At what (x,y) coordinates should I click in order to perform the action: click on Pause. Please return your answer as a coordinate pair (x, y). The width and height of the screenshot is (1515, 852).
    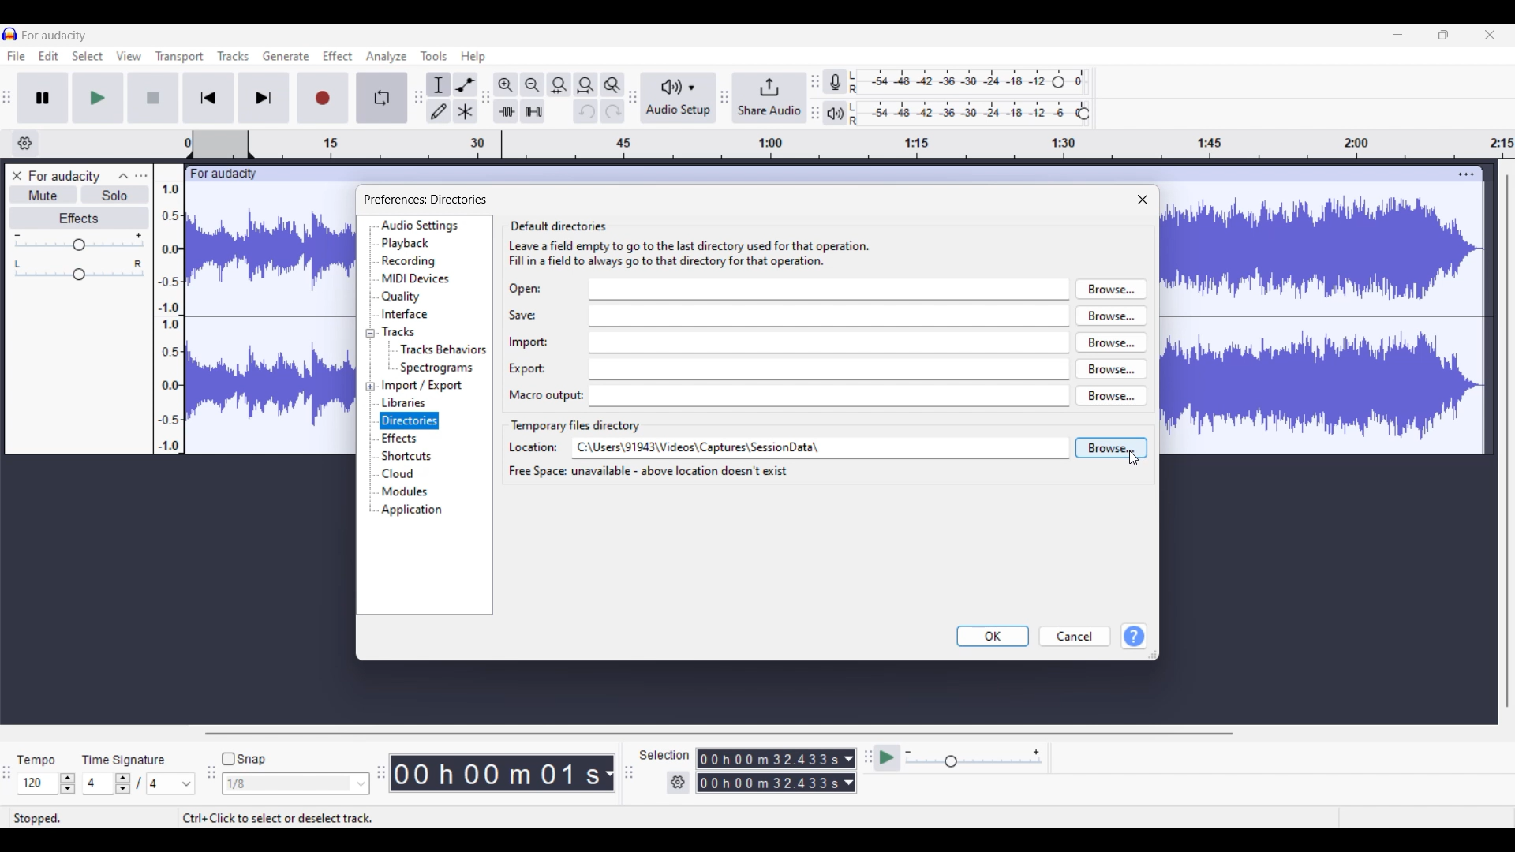
    Looking at the image, I should click on (43, 98).